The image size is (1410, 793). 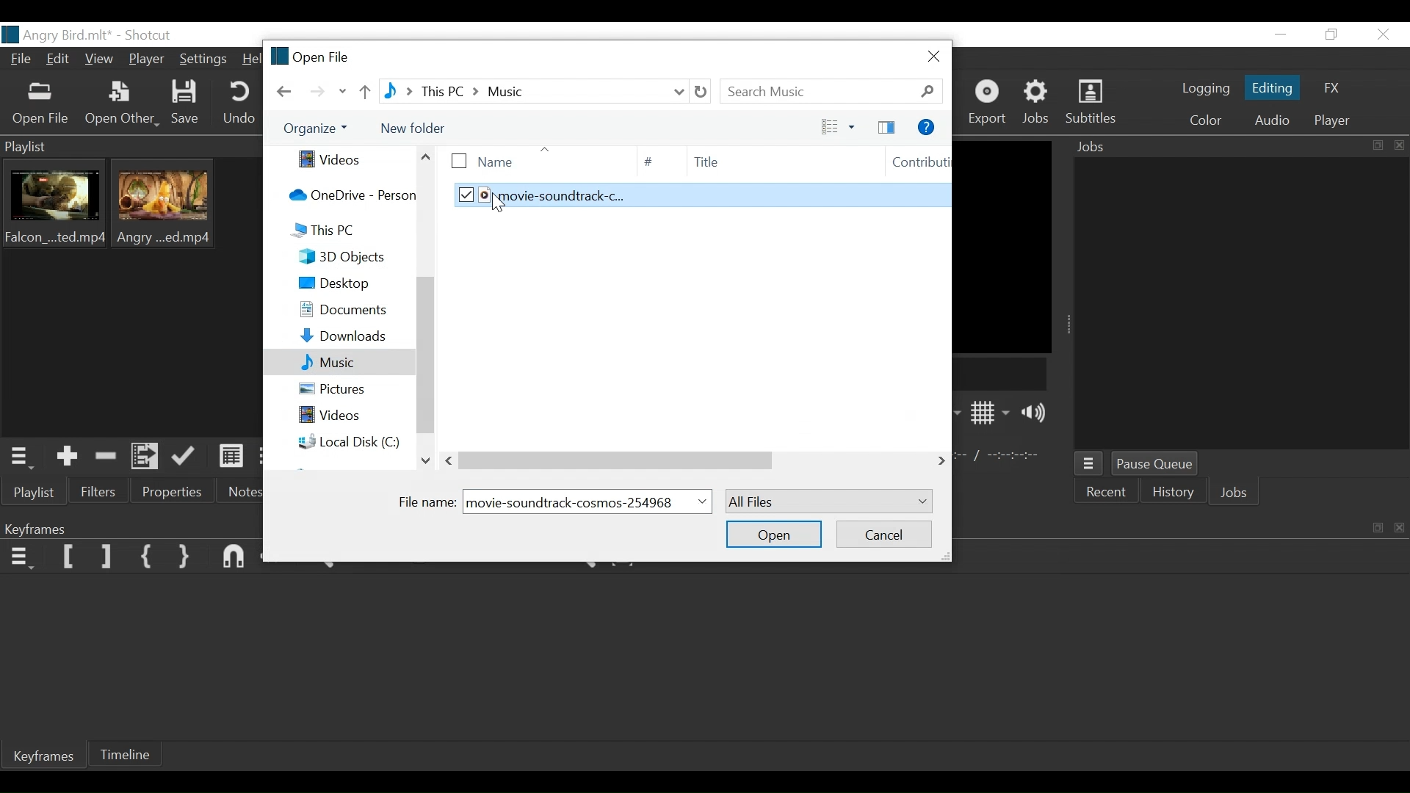 I want to click on Scroll right, so click(x=942, y=459).